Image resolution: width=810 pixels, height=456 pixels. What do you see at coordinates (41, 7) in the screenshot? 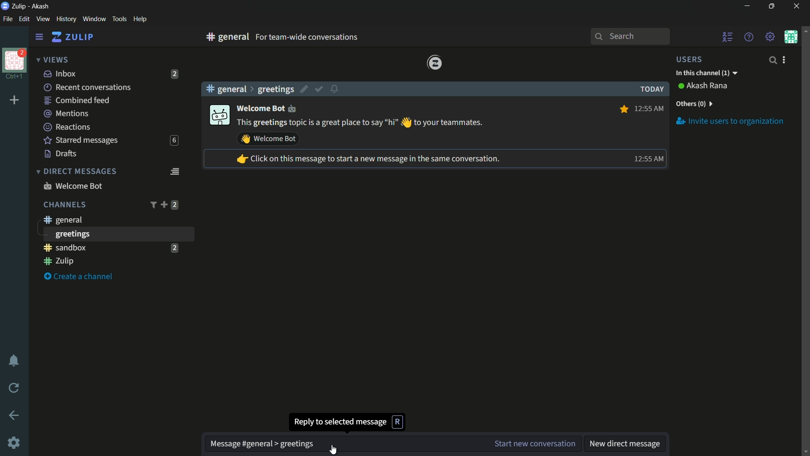
I see `Akash` at bounding box center [41, 7].